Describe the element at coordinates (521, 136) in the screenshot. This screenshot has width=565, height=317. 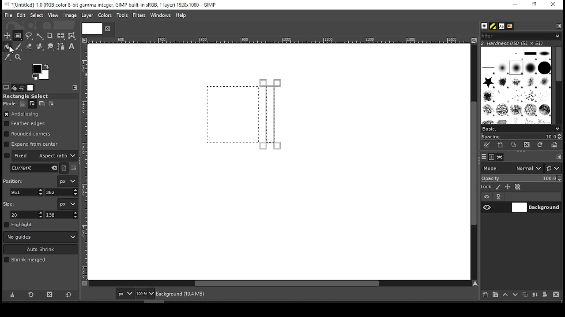
I see `spacing` at that location.